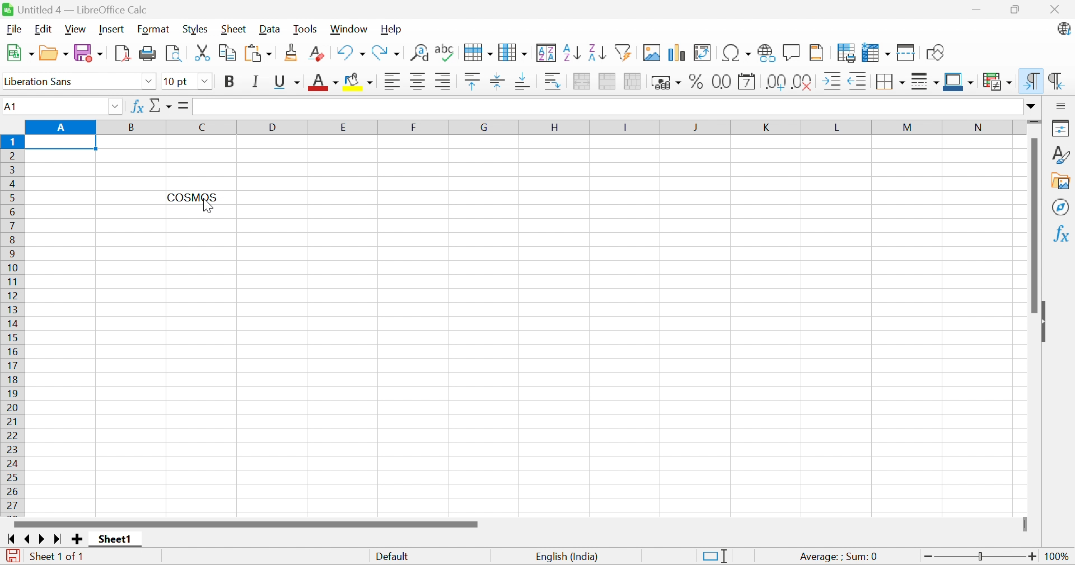 The width and height of the screenshot is (1075, 565). Describe the element at coordinates (523, 82) in the screenshot. I see `Align Bottom` at that location.